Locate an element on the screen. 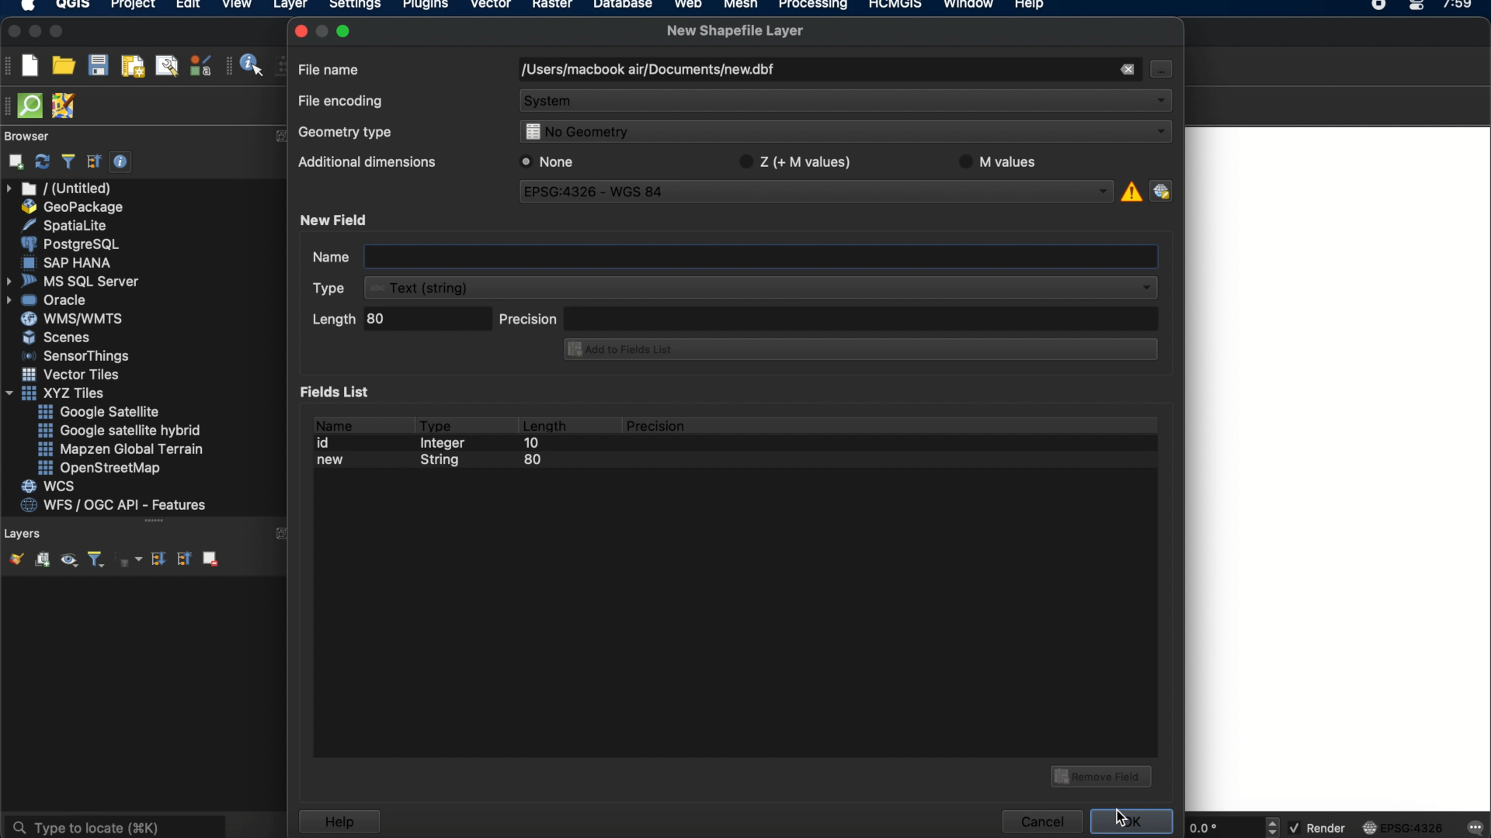  filter legend by expression is located at coordinates (130, 559).